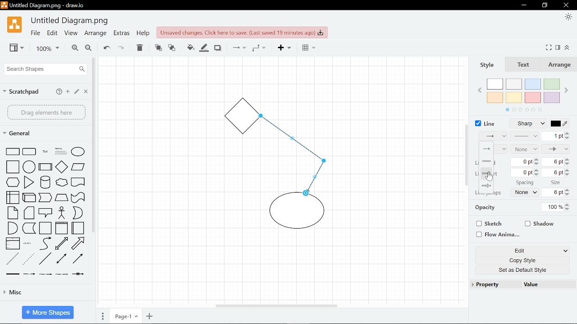 This screenshot has height=324, width=577. Describe the element at coordinates (286, 171) in the screenshot. I see `Current  diagram` at that location.